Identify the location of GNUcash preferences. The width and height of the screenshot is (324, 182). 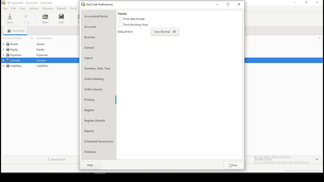
(101, 5).